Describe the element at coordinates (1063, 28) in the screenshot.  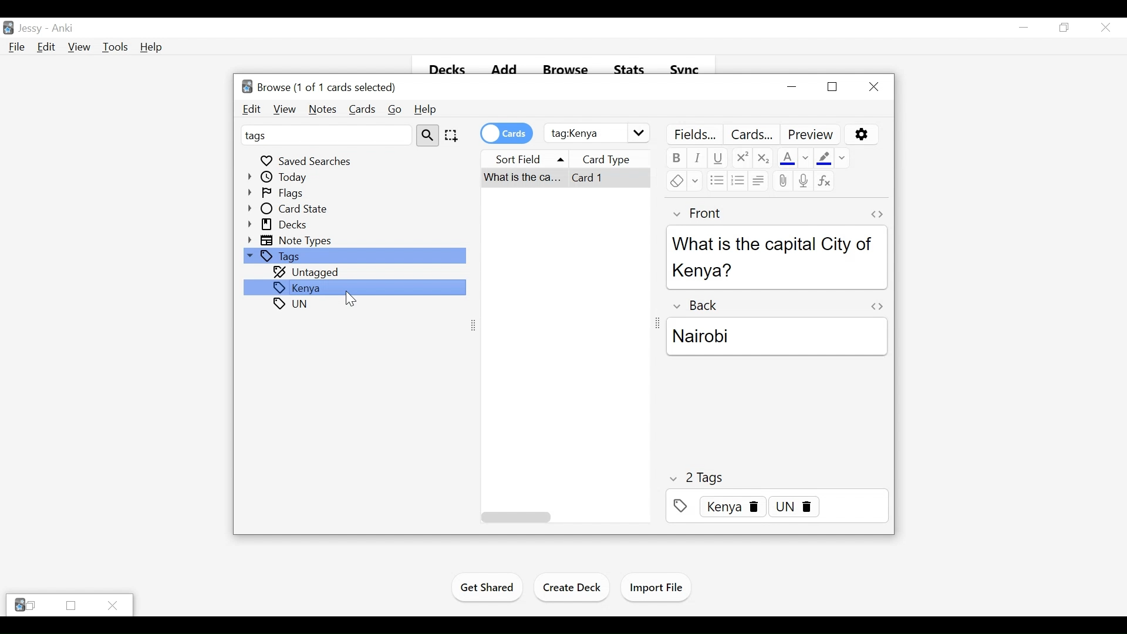
I see `Restore` at that location.